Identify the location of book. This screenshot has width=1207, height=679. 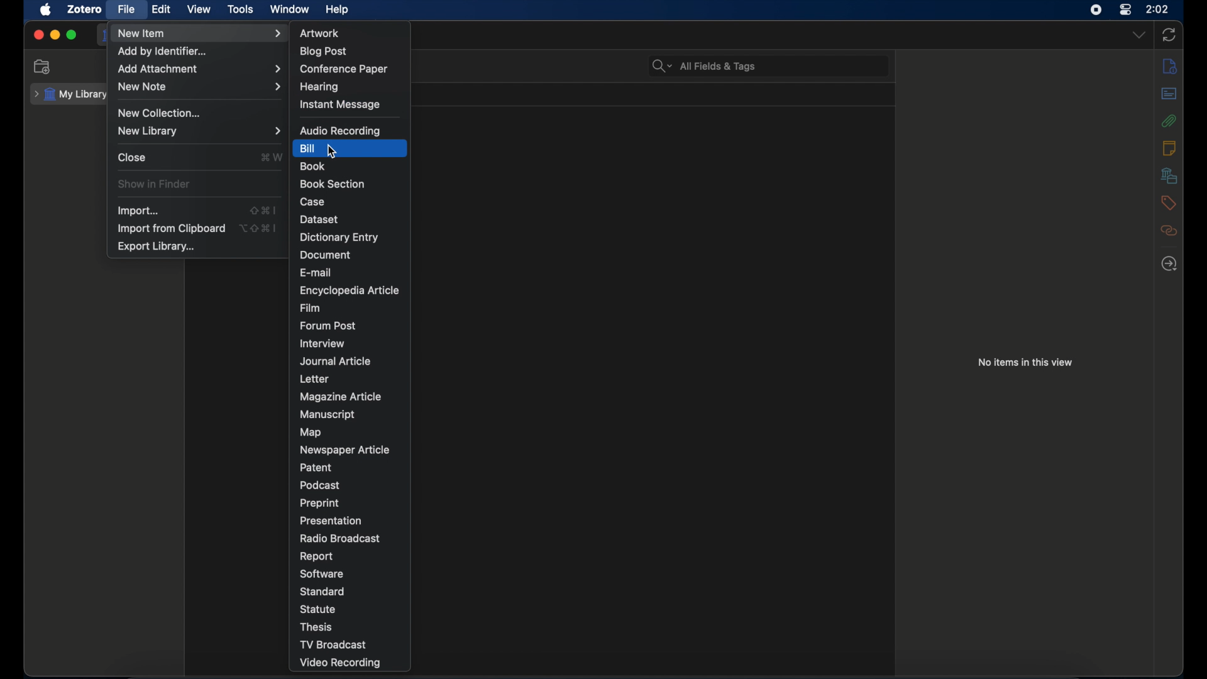
(312, 167).